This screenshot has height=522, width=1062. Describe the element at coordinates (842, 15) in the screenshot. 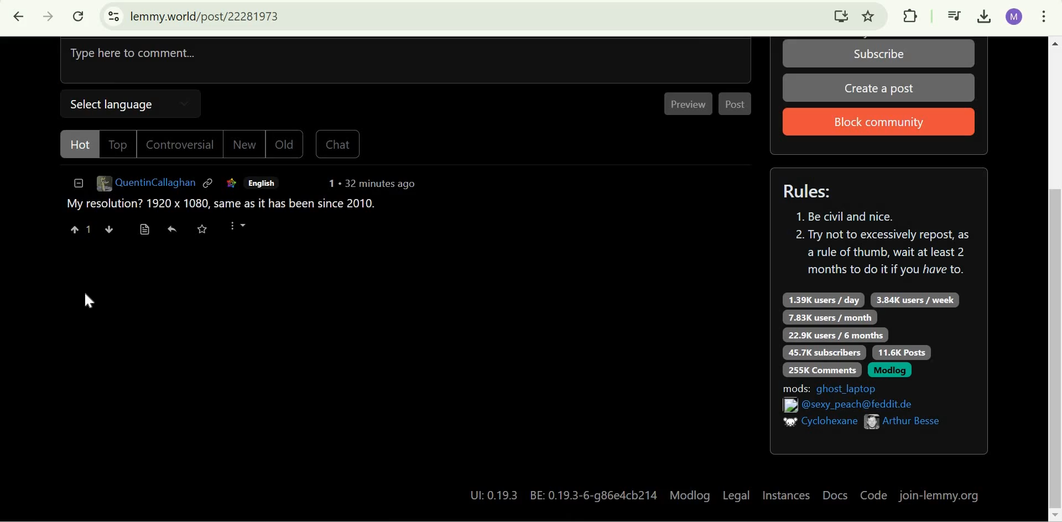

I see `Install Lemmy.World` at that location.